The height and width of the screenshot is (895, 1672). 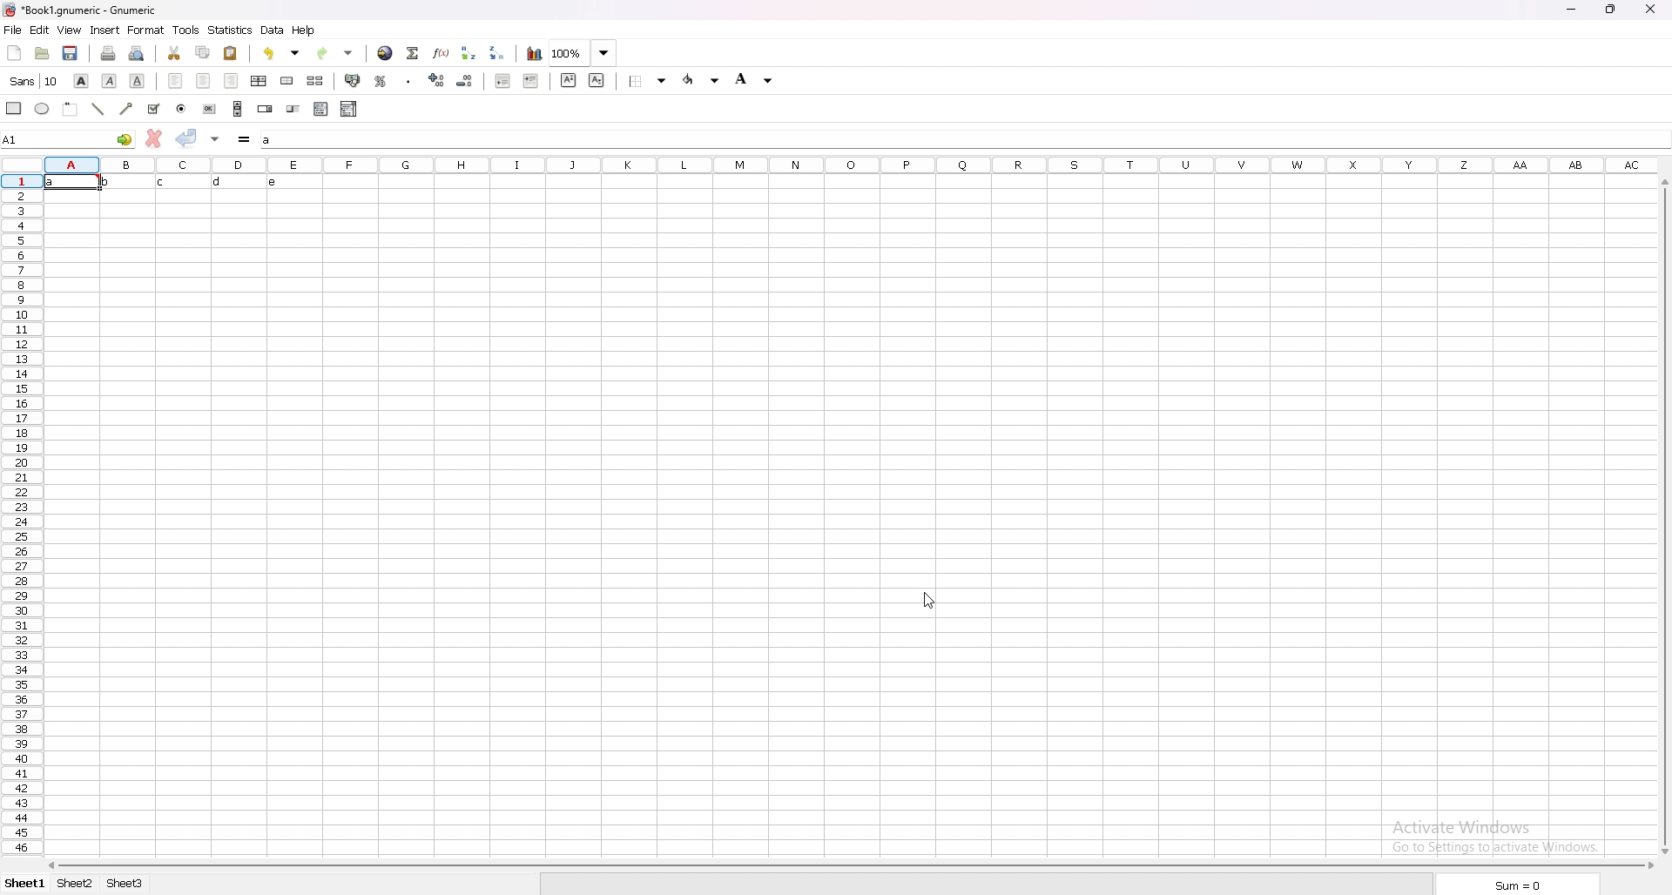 What do you see at coordinates (293, 110) in the screenshot?
I see `slider` at bounding box center [293, 110].